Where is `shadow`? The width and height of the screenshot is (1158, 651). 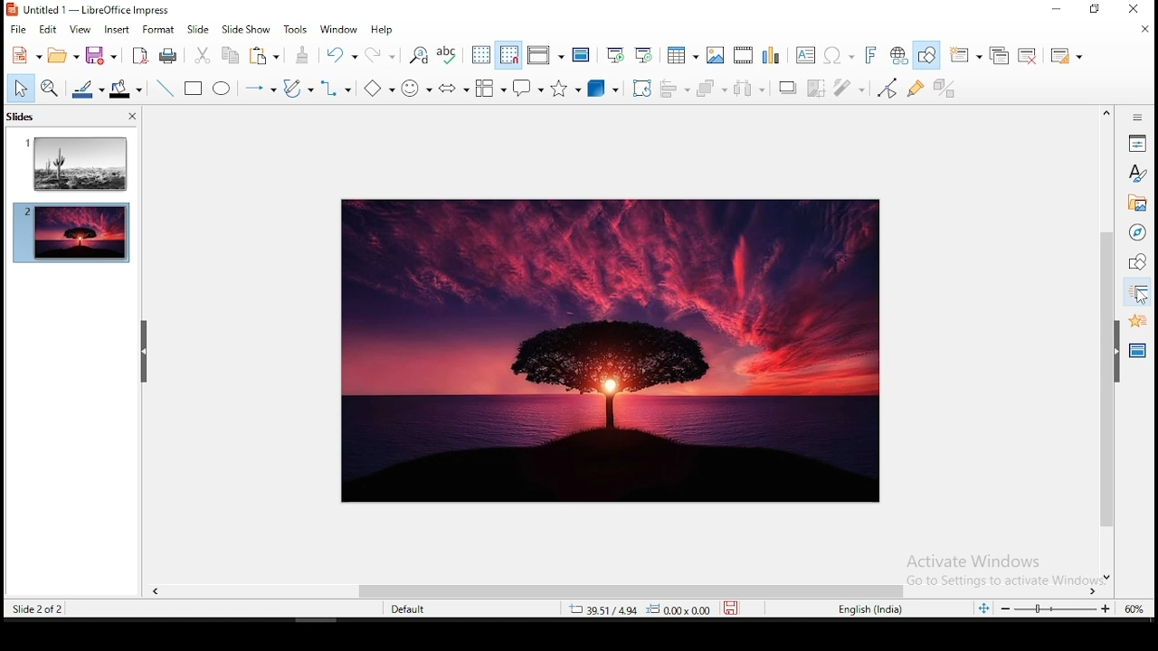
shadow is located at coordinates (787, 88).